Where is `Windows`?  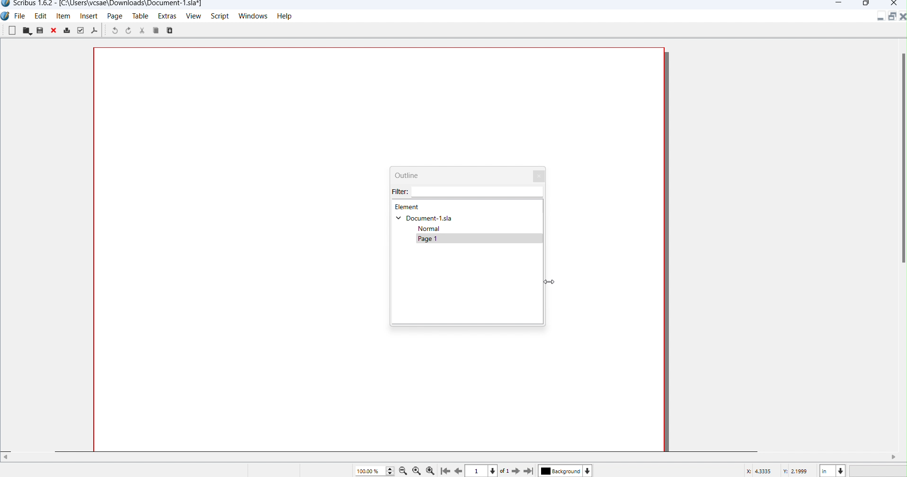 Windows is located at coordinates (254, 16).